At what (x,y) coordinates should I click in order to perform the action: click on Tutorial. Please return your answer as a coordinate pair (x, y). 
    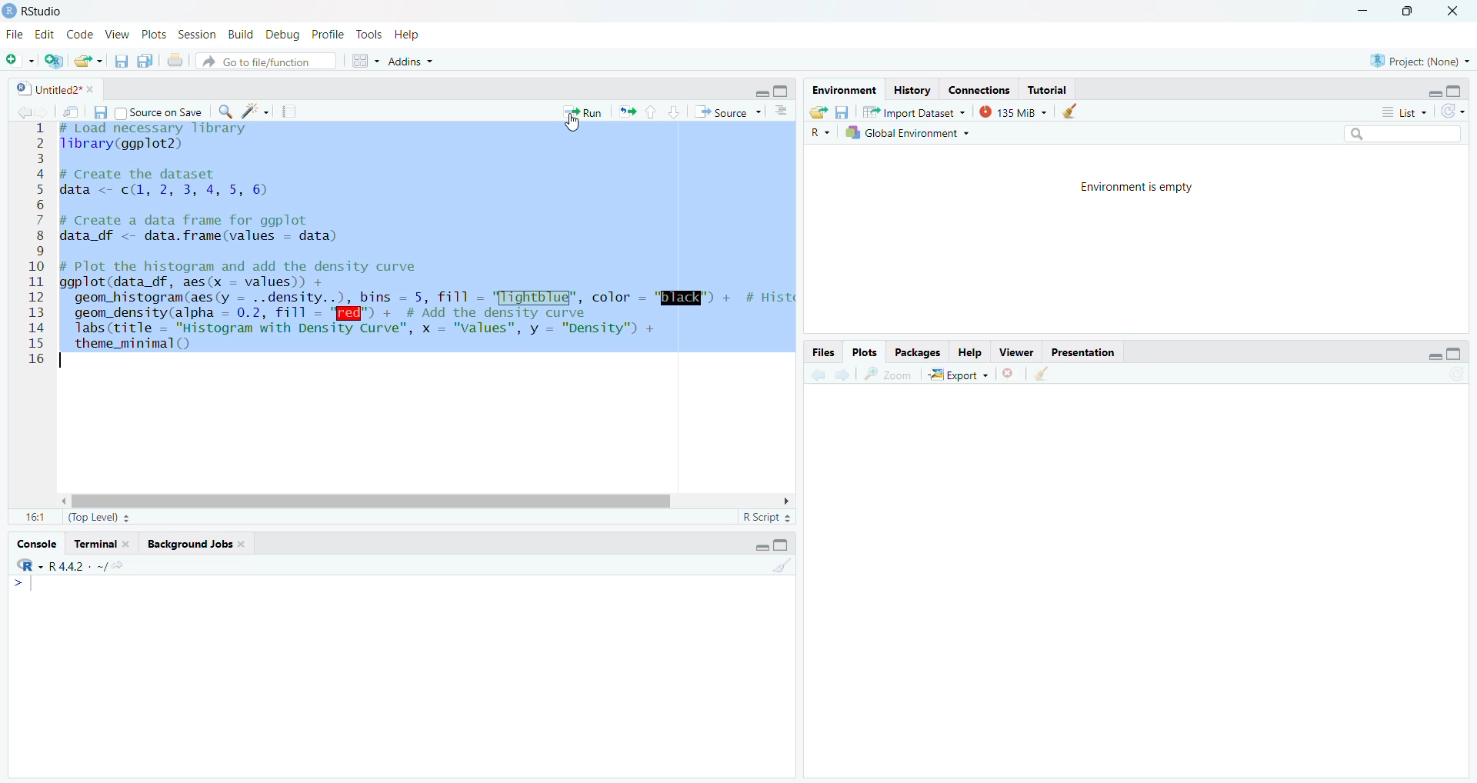
    Looking at the image, I should click on (1049, 89).